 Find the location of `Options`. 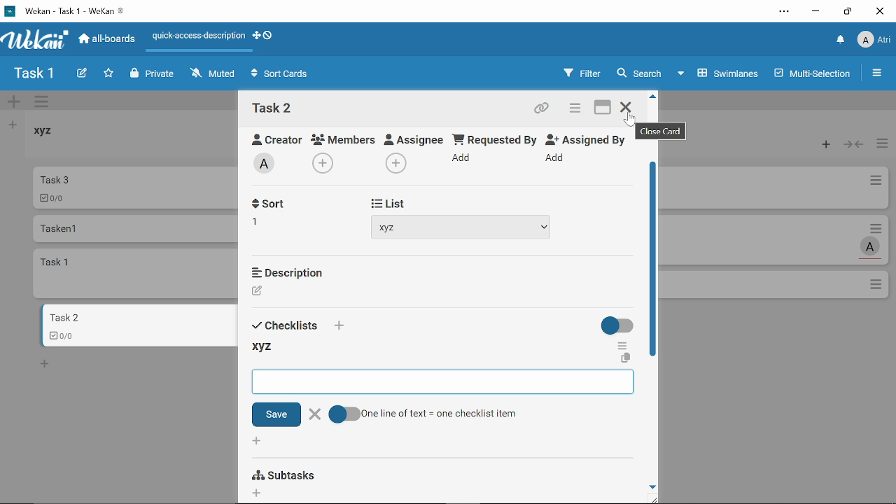

Options is located at coordinates (877, 286).